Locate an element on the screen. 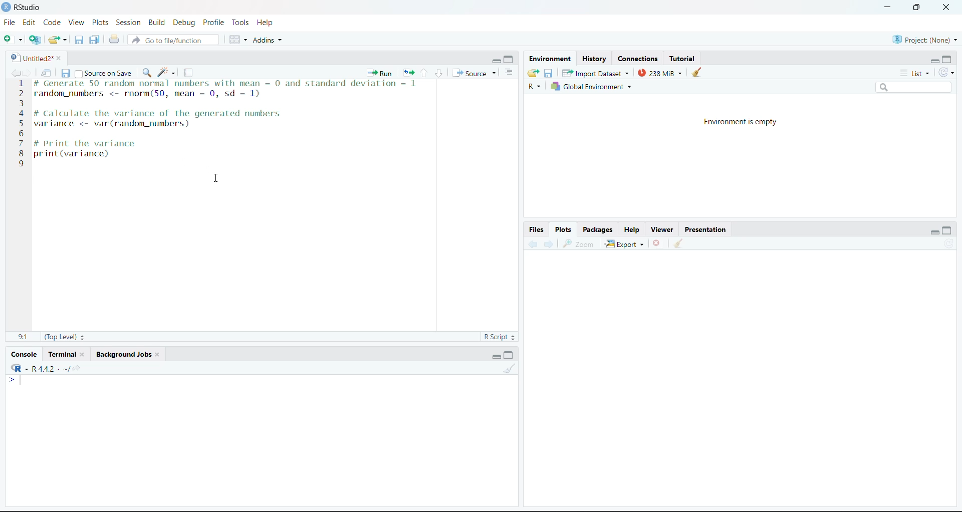 The height and width of the screenshot is (512, 962). Edit is located at coordinates (29, 23).